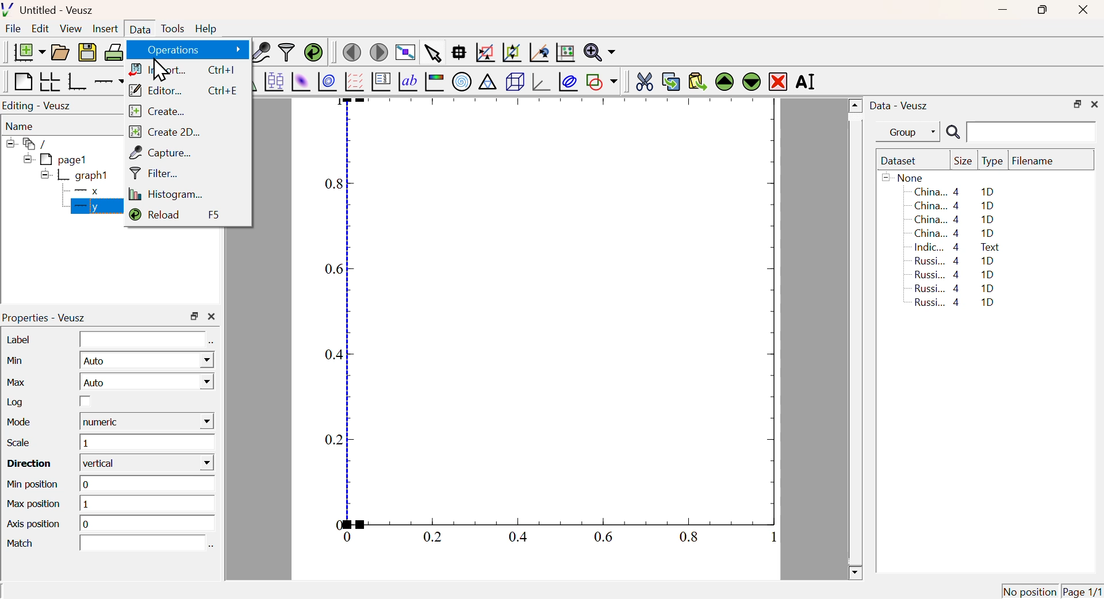  Describe the element at coordinates (901, 162) in the screenshot. I see `Dataset` at that location.